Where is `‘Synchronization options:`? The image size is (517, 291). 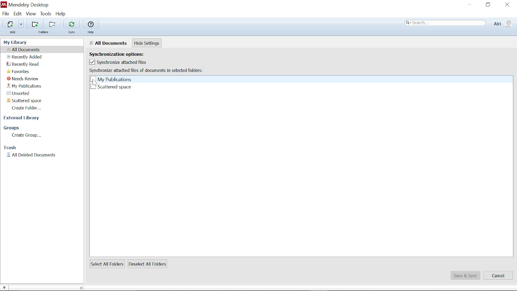 ‘Synchronization options: is located at coordinates (121, 53).